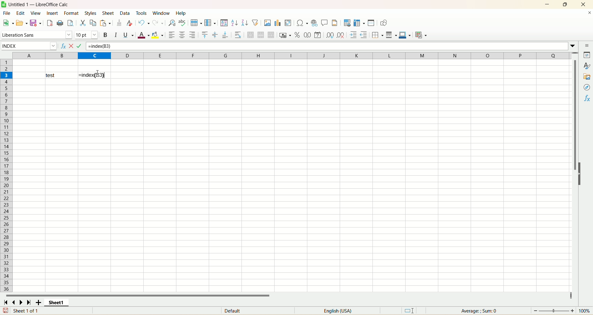 This screenshot has height=315, width=593. I want to click on format as currency, so click(286, 35).